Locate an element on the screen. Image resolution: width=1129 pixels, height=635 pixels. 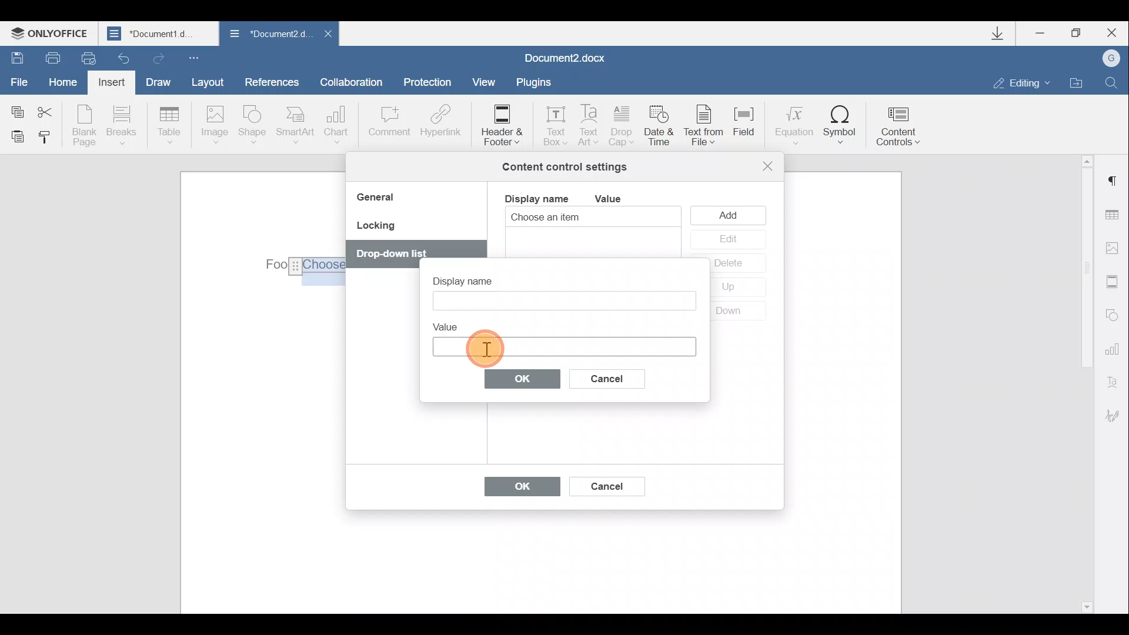
Text box is located at coordinates (552, 122).